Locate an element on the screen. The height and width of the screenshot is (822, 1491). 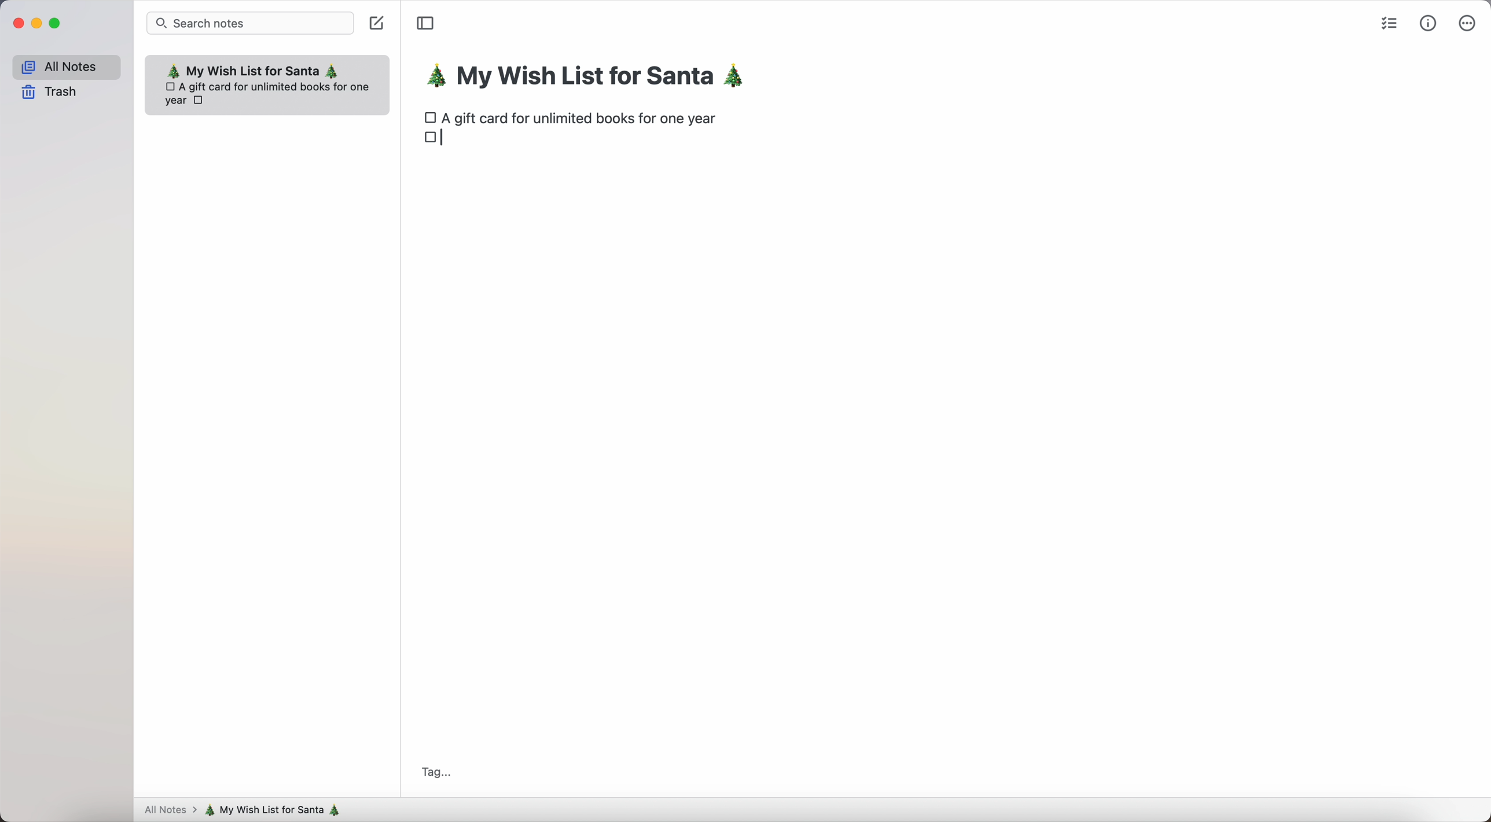
toggle sidebar is located at coordinates (425, 24).